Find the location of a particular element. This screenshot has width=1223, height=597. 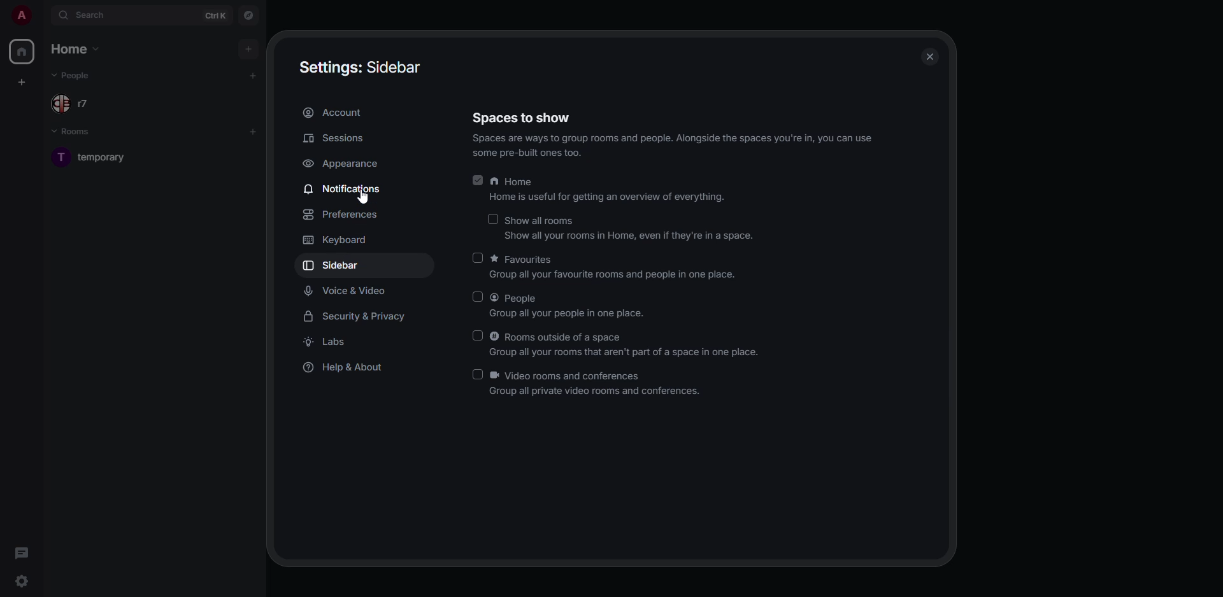

people is located at coordinates (75, 103).